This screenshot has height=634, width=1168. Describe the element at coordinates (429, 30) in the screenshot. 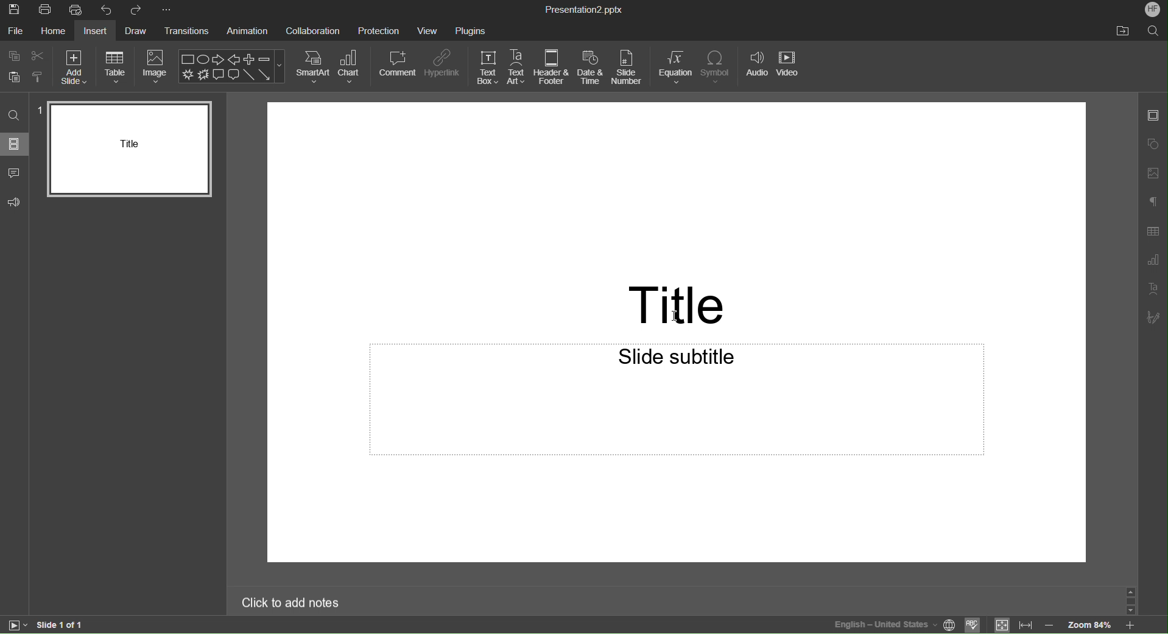

I see `View` at that location.